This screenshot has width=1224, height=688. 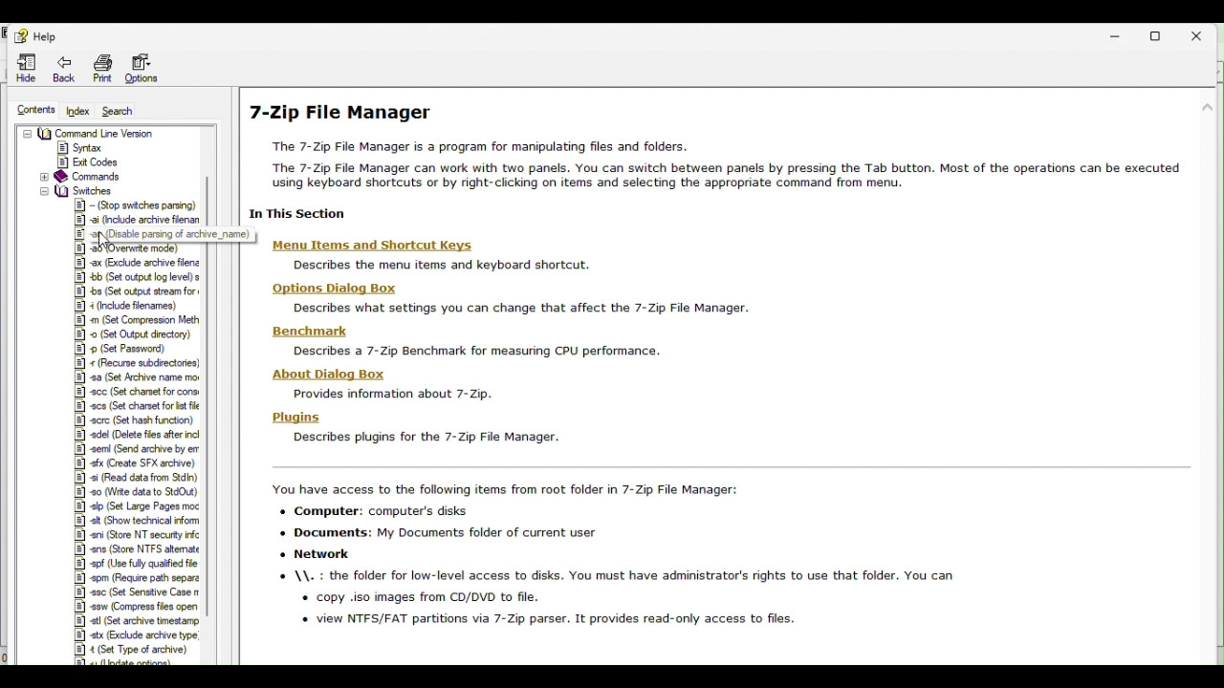 What do you see at coordinates (136, 391) in the screenshot?
I see `|B] ecc (Set charset for cons` at bounding box center [136, 391].